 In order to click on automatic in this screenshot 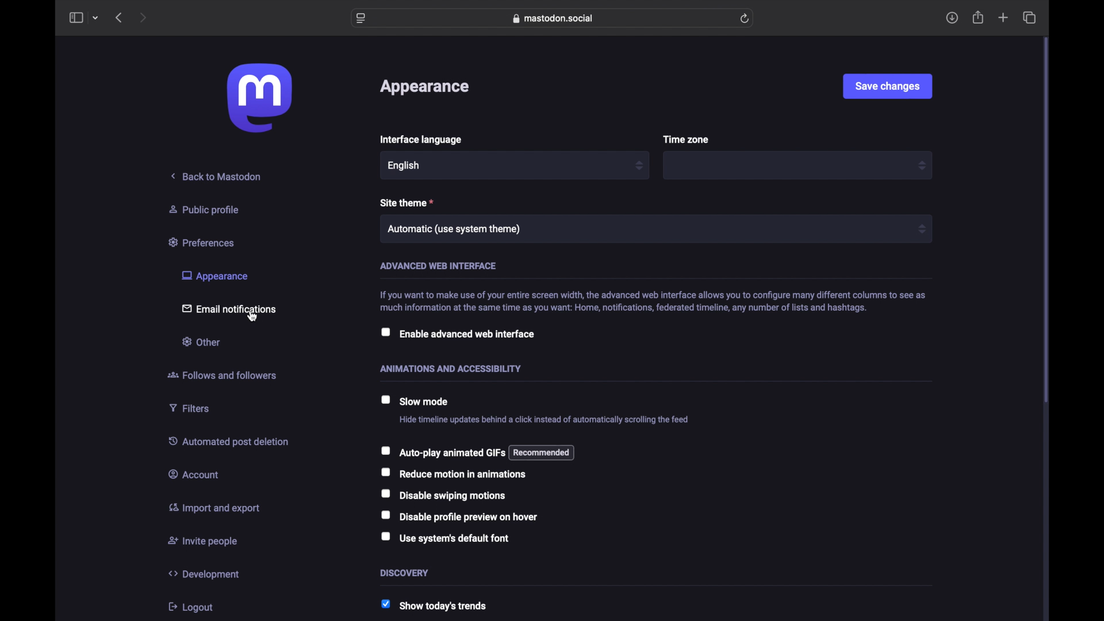, I will do `click(454, 229)`.